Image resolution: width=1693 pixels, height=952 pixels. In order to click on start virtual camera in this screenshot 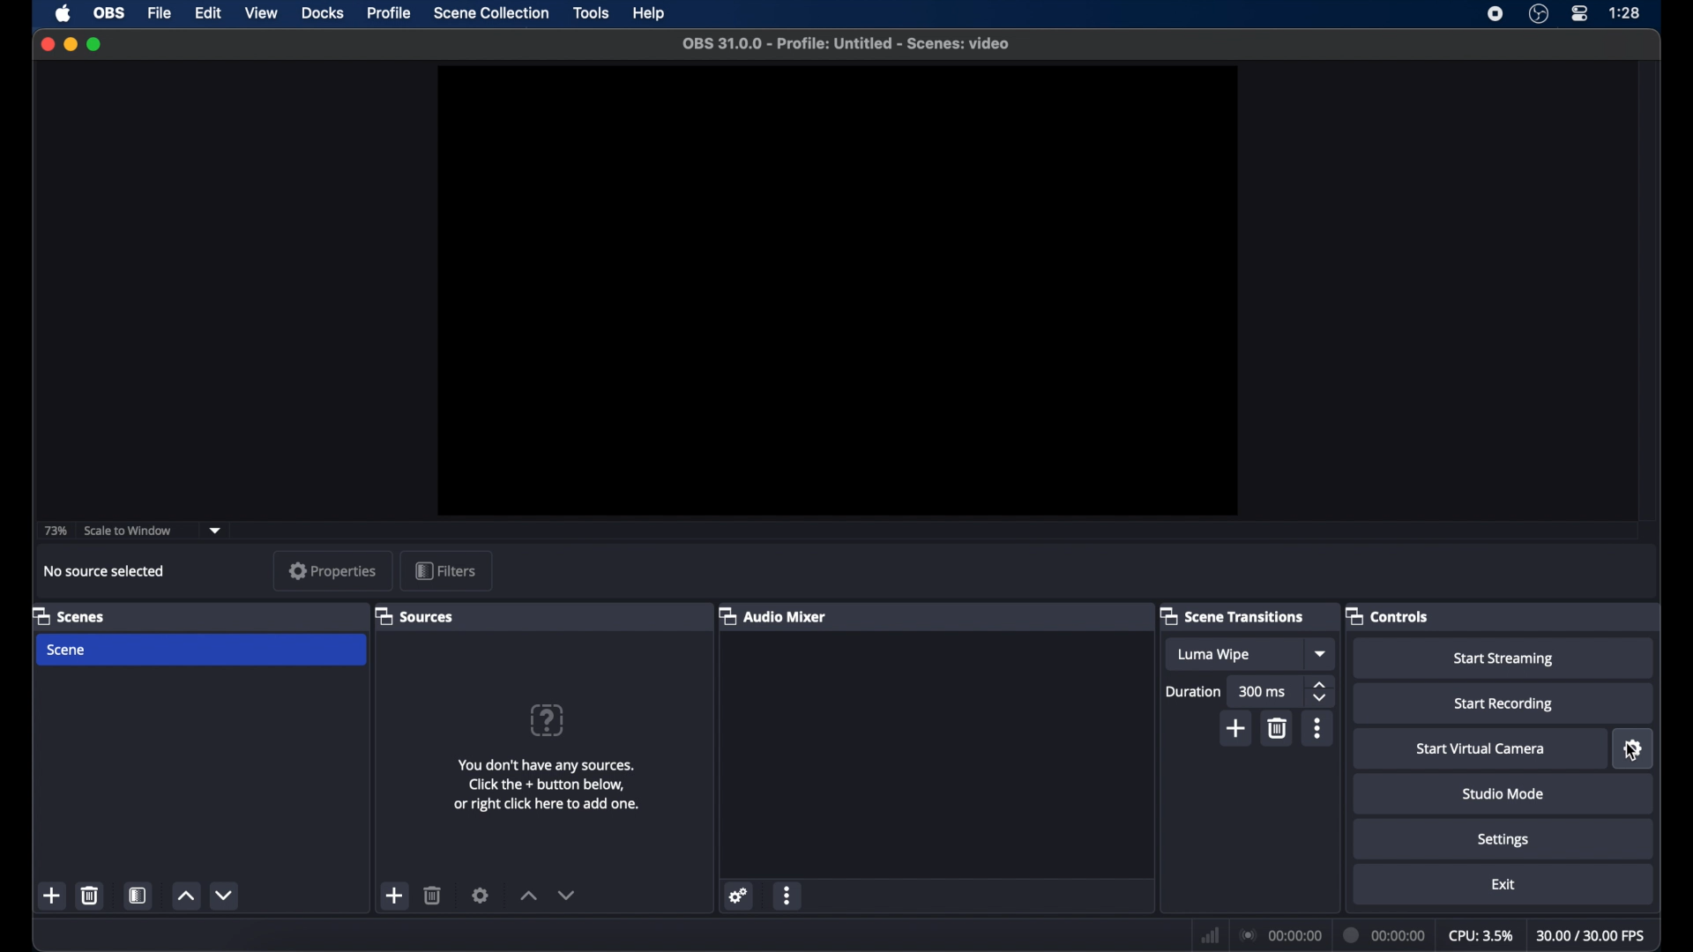, I will do `click(1480, 749)`.